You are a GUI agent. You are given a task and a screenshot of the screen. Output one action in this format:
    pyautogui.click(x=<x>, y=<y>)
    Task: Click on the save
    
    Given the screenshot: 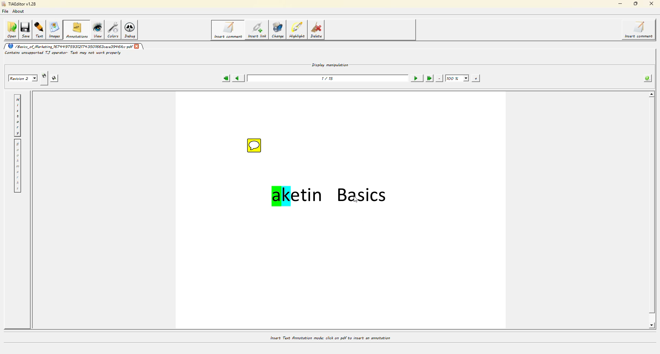 What is the action you would take?
    pyautogui.click(x=27, y=28)
    